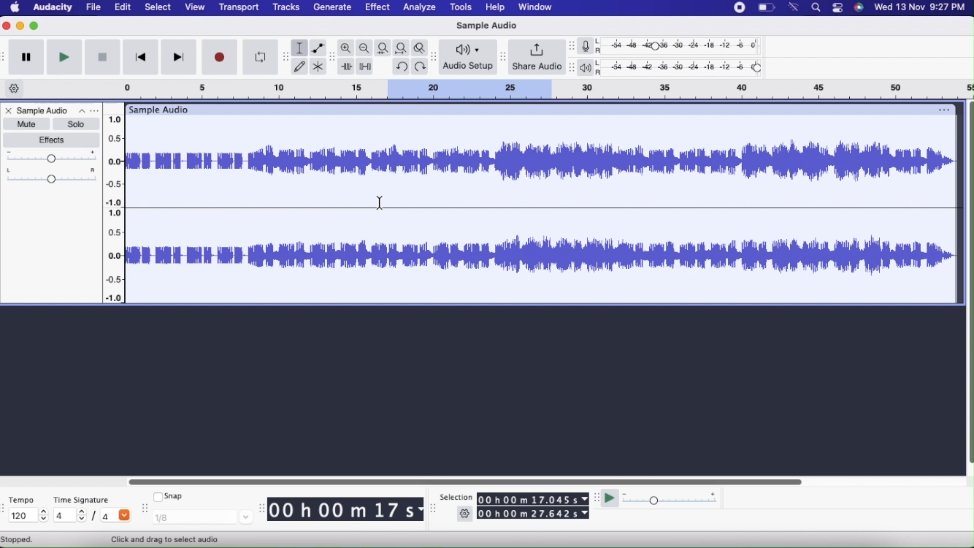 The width and height of the screenshot is (974, 548). What do you see at coordinates (342, 510) in the screenshot?
I see `00 h 00 m 17 s` at bounding box center [342, 510].